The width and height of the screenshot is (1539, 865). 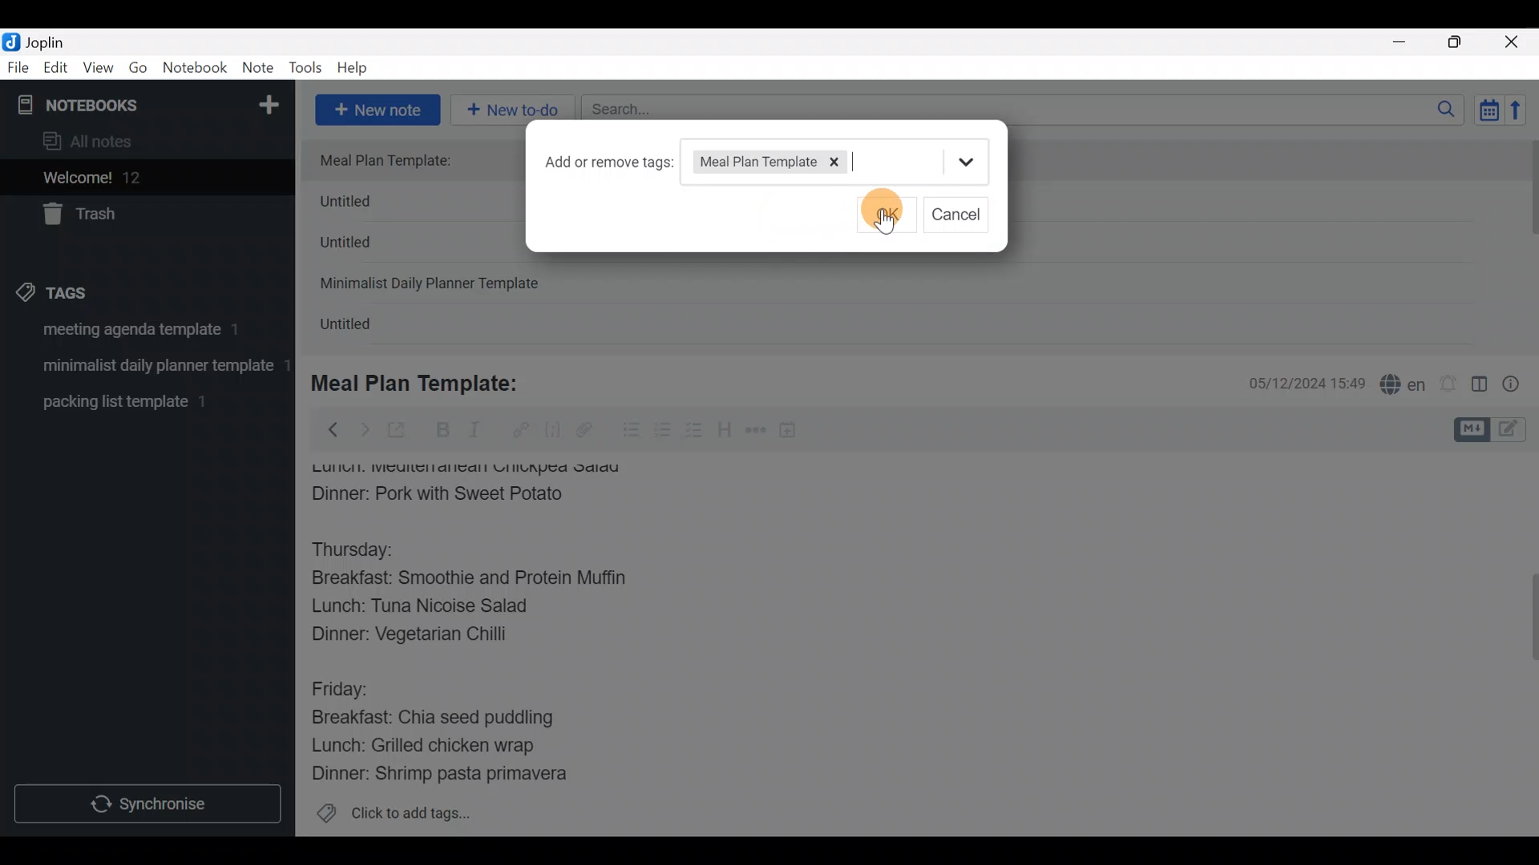 I want to click on Maximize, so click(x=1464, y=42).